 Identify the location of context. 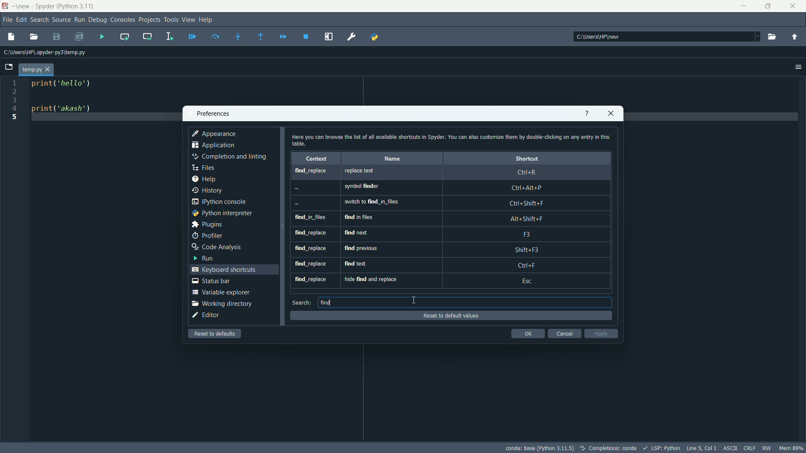
(319, 159).